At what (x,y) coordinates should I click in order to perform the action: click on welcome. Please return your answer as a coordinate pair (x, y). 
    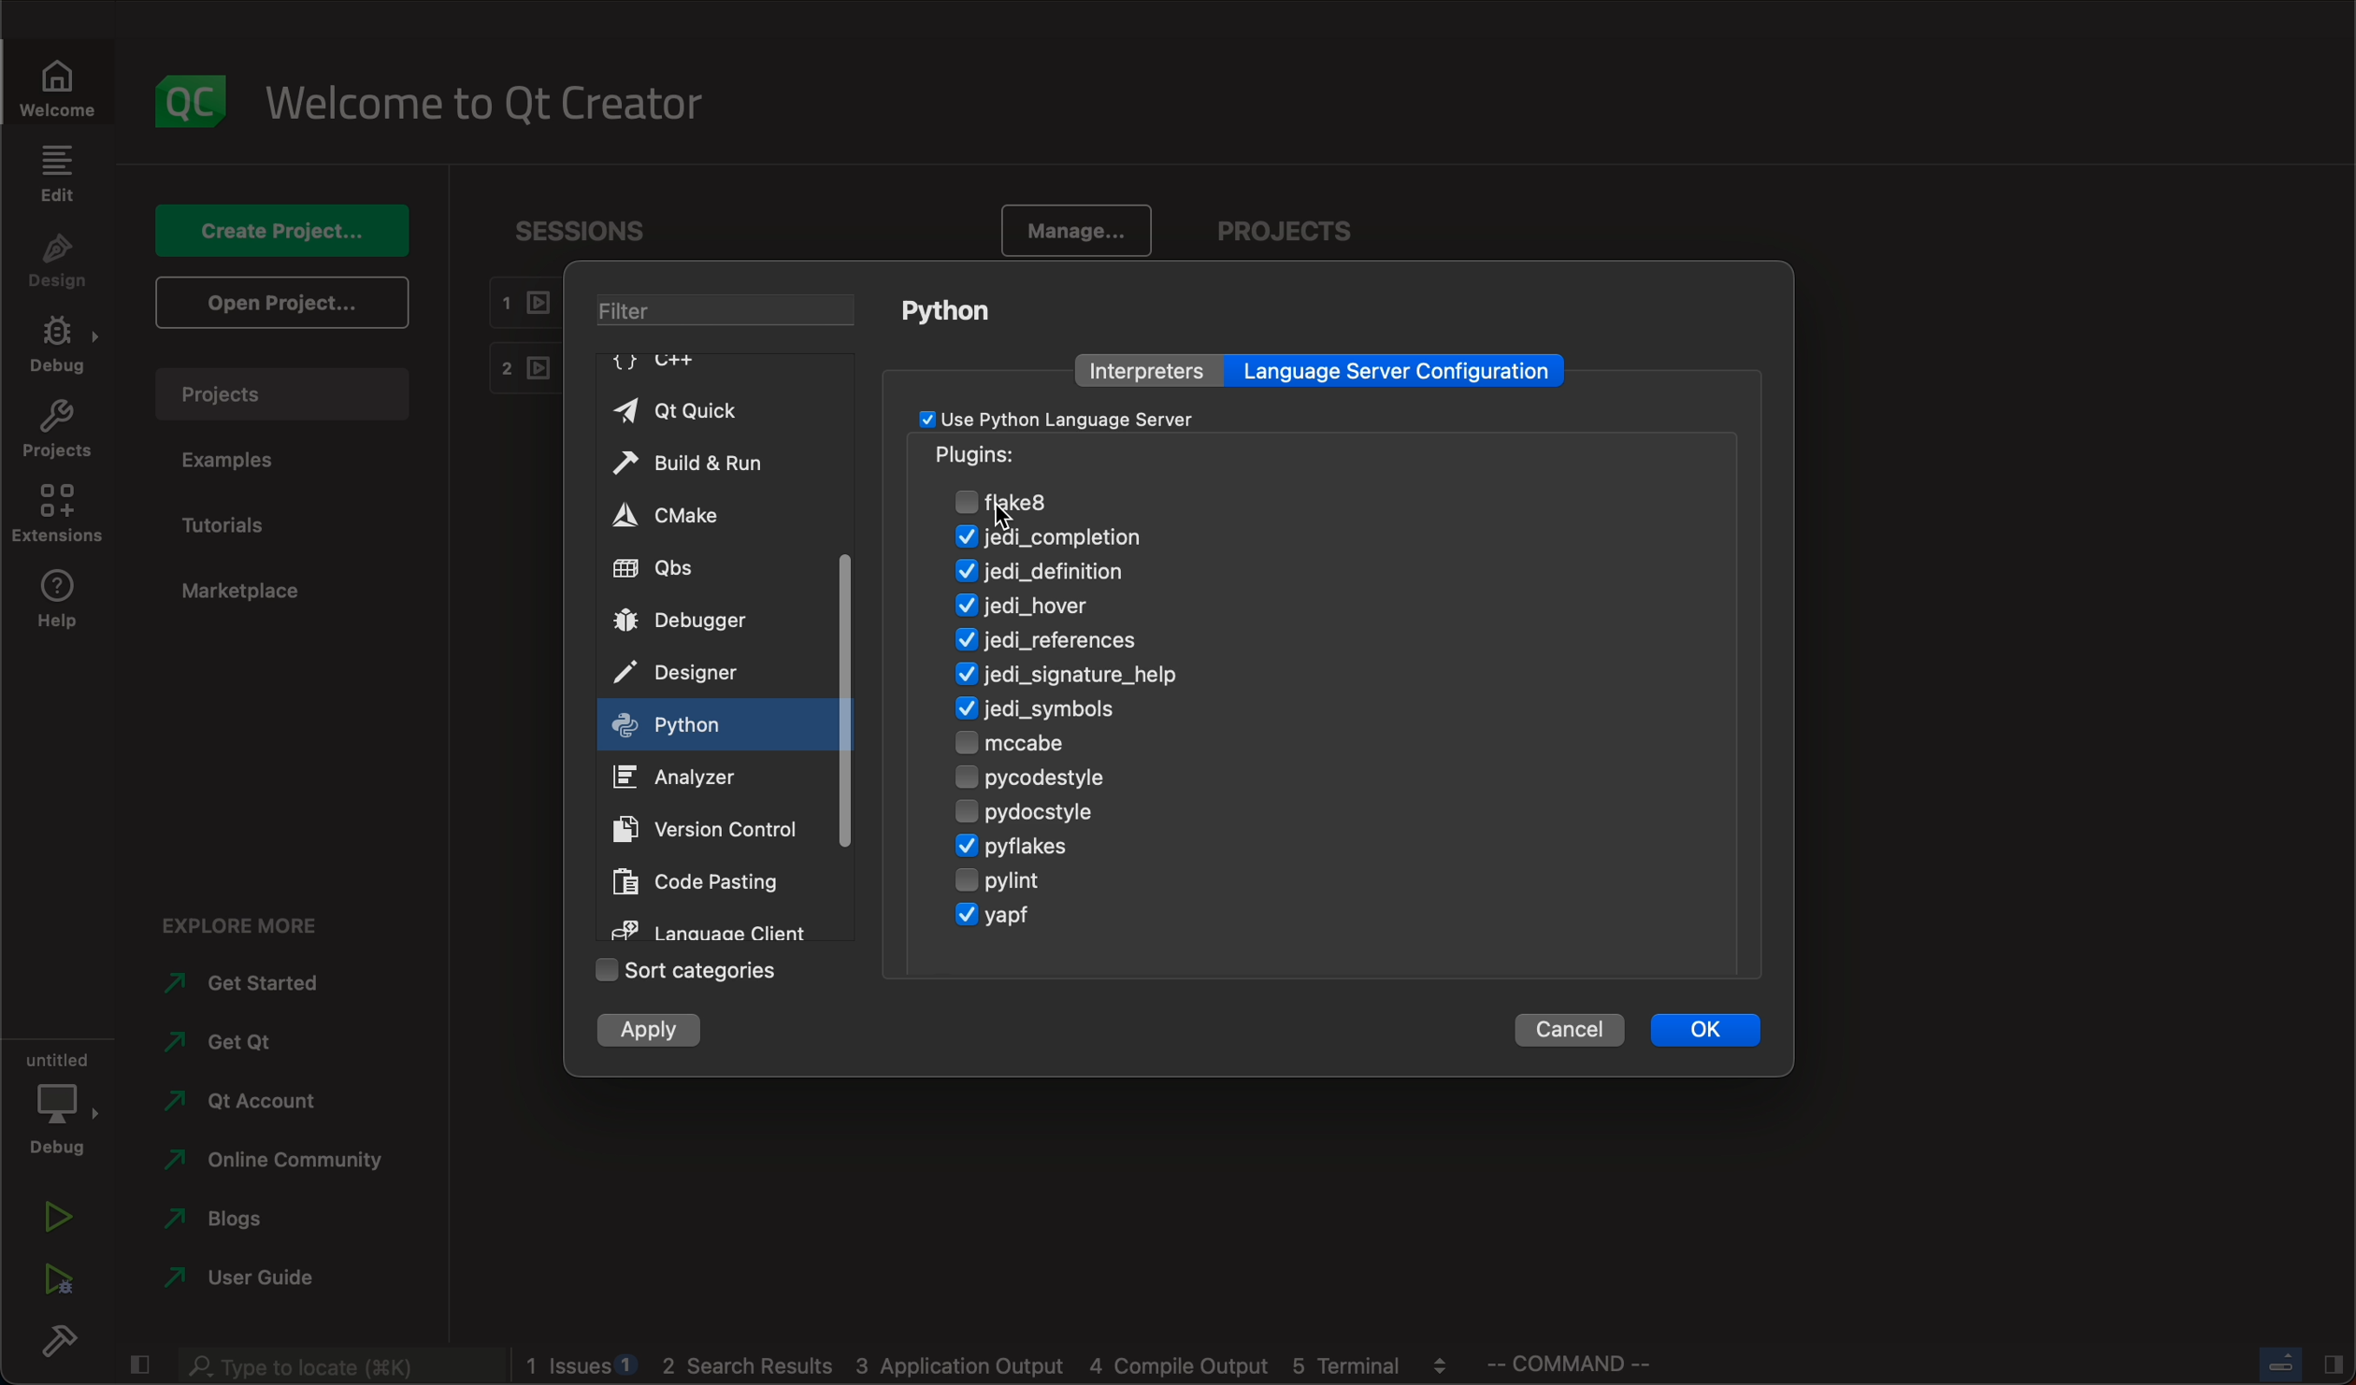
    Looking at the image, I should click on (54, 84).